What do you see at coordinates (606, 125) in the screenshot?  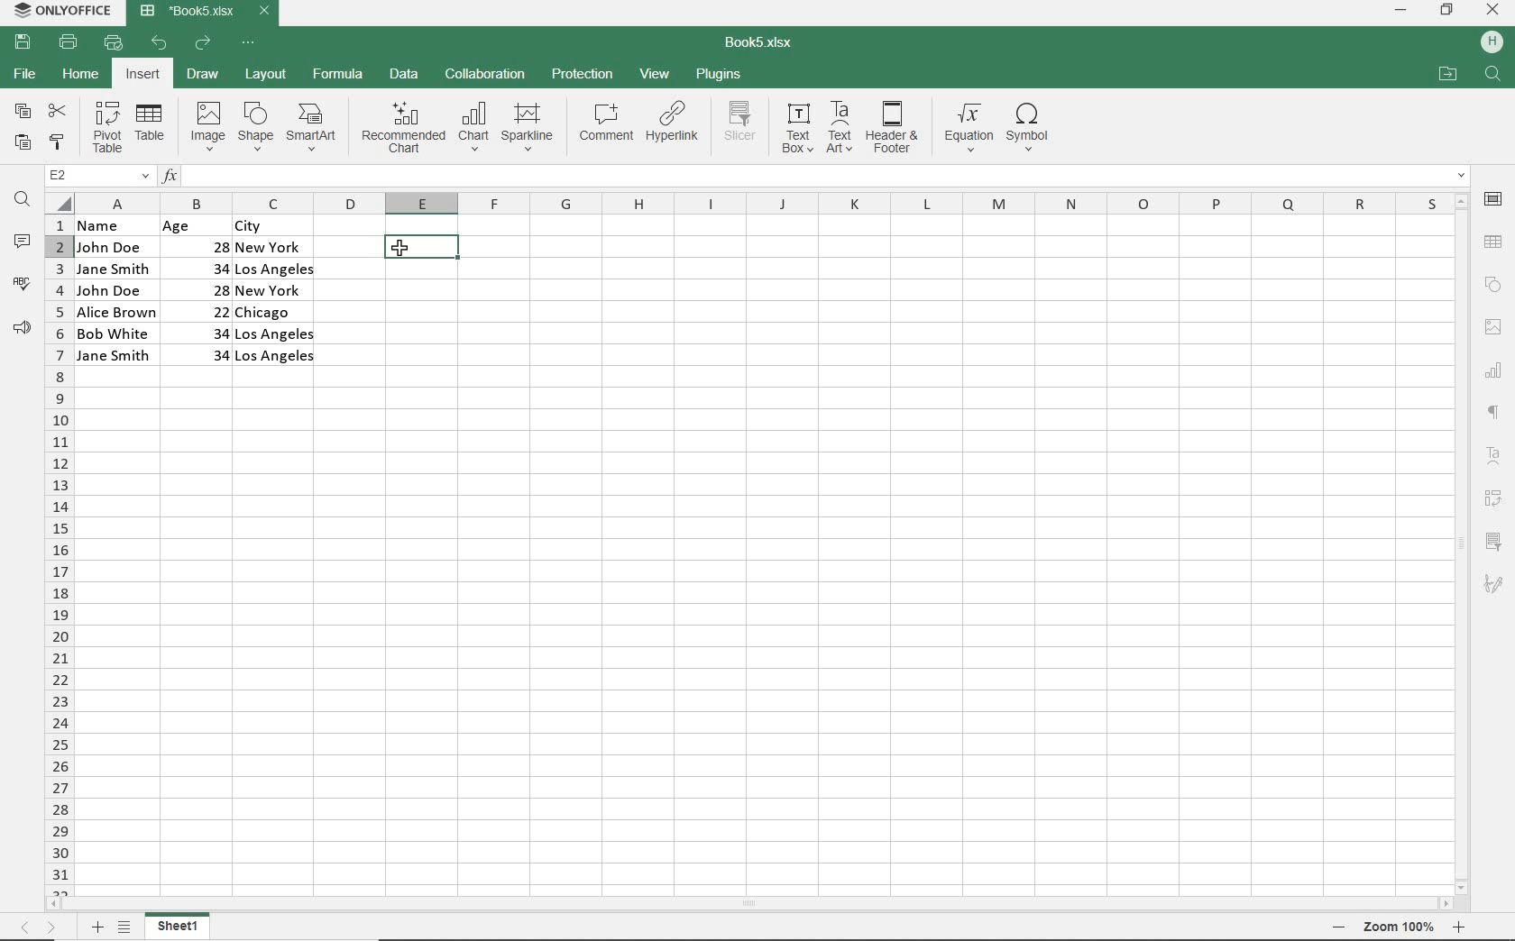 I see `COMMENT` at bounding box center [606, 125].